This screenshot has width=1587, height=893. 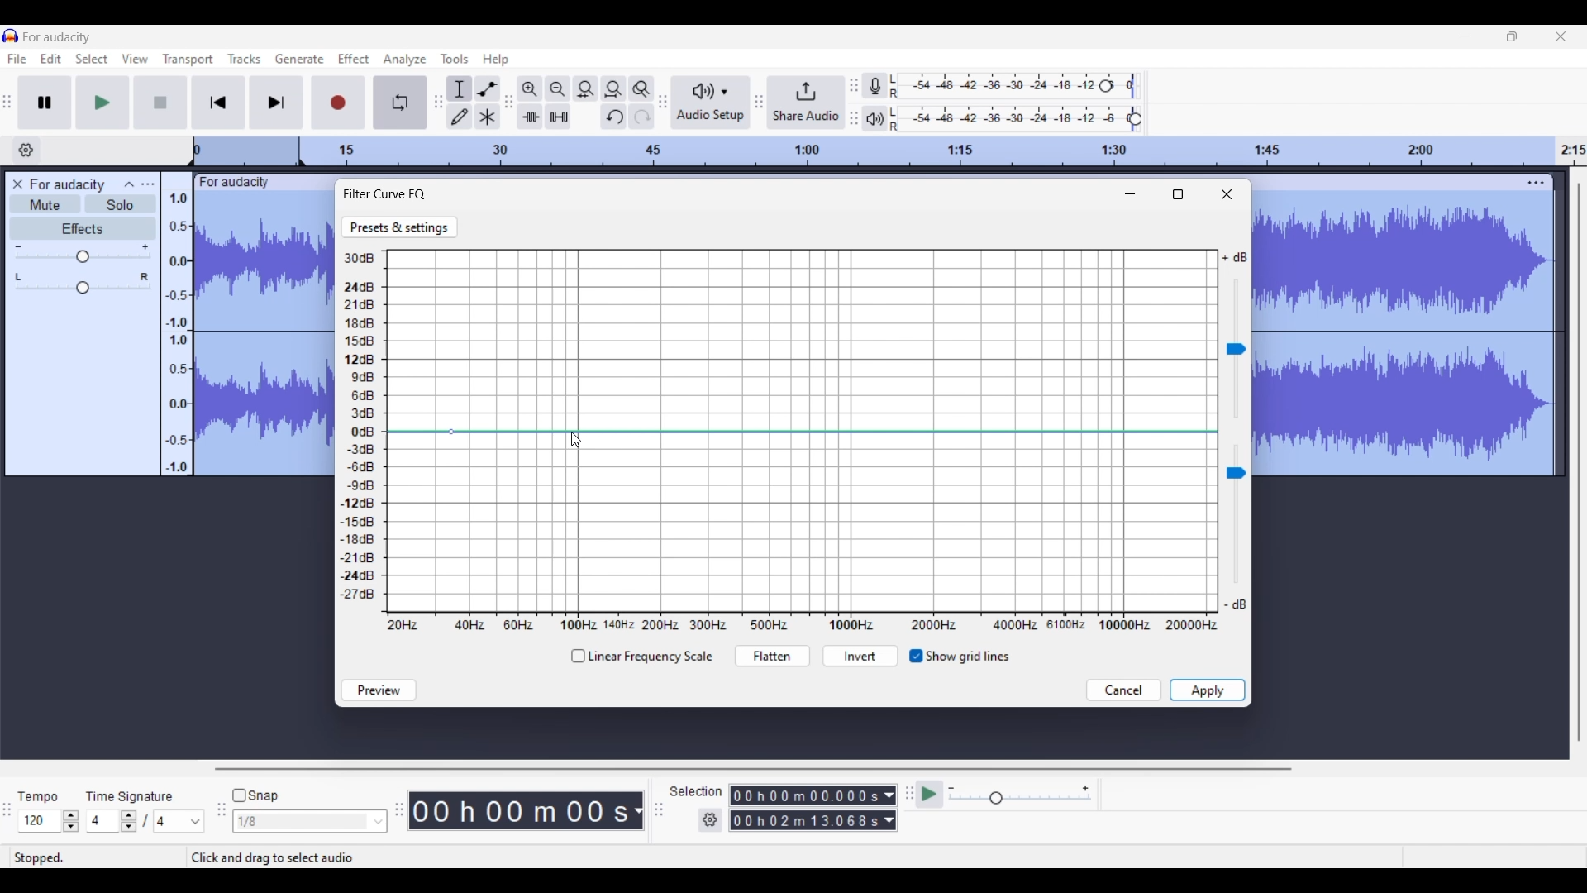 I want to click on Fit selection to width, so click(x=585, y=88).